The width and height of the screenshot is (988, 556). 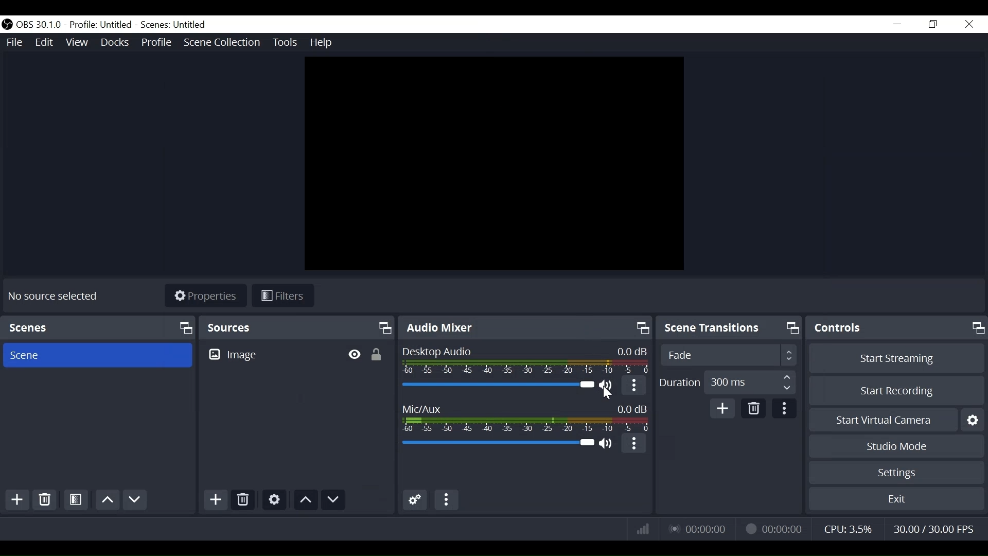 I want to click on Desktop Audio, so click(x=526, y=360).